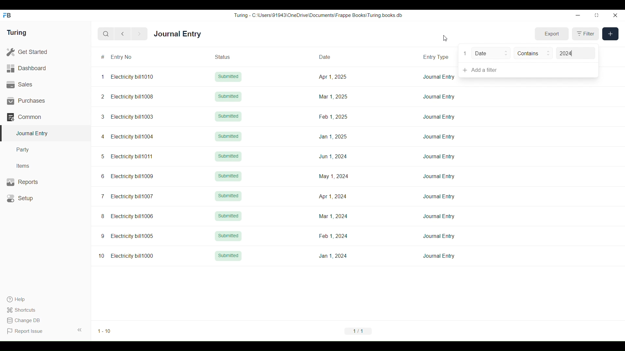 This screenshot has width=625, height=351. I want to click on Filter, so click(586, 34).